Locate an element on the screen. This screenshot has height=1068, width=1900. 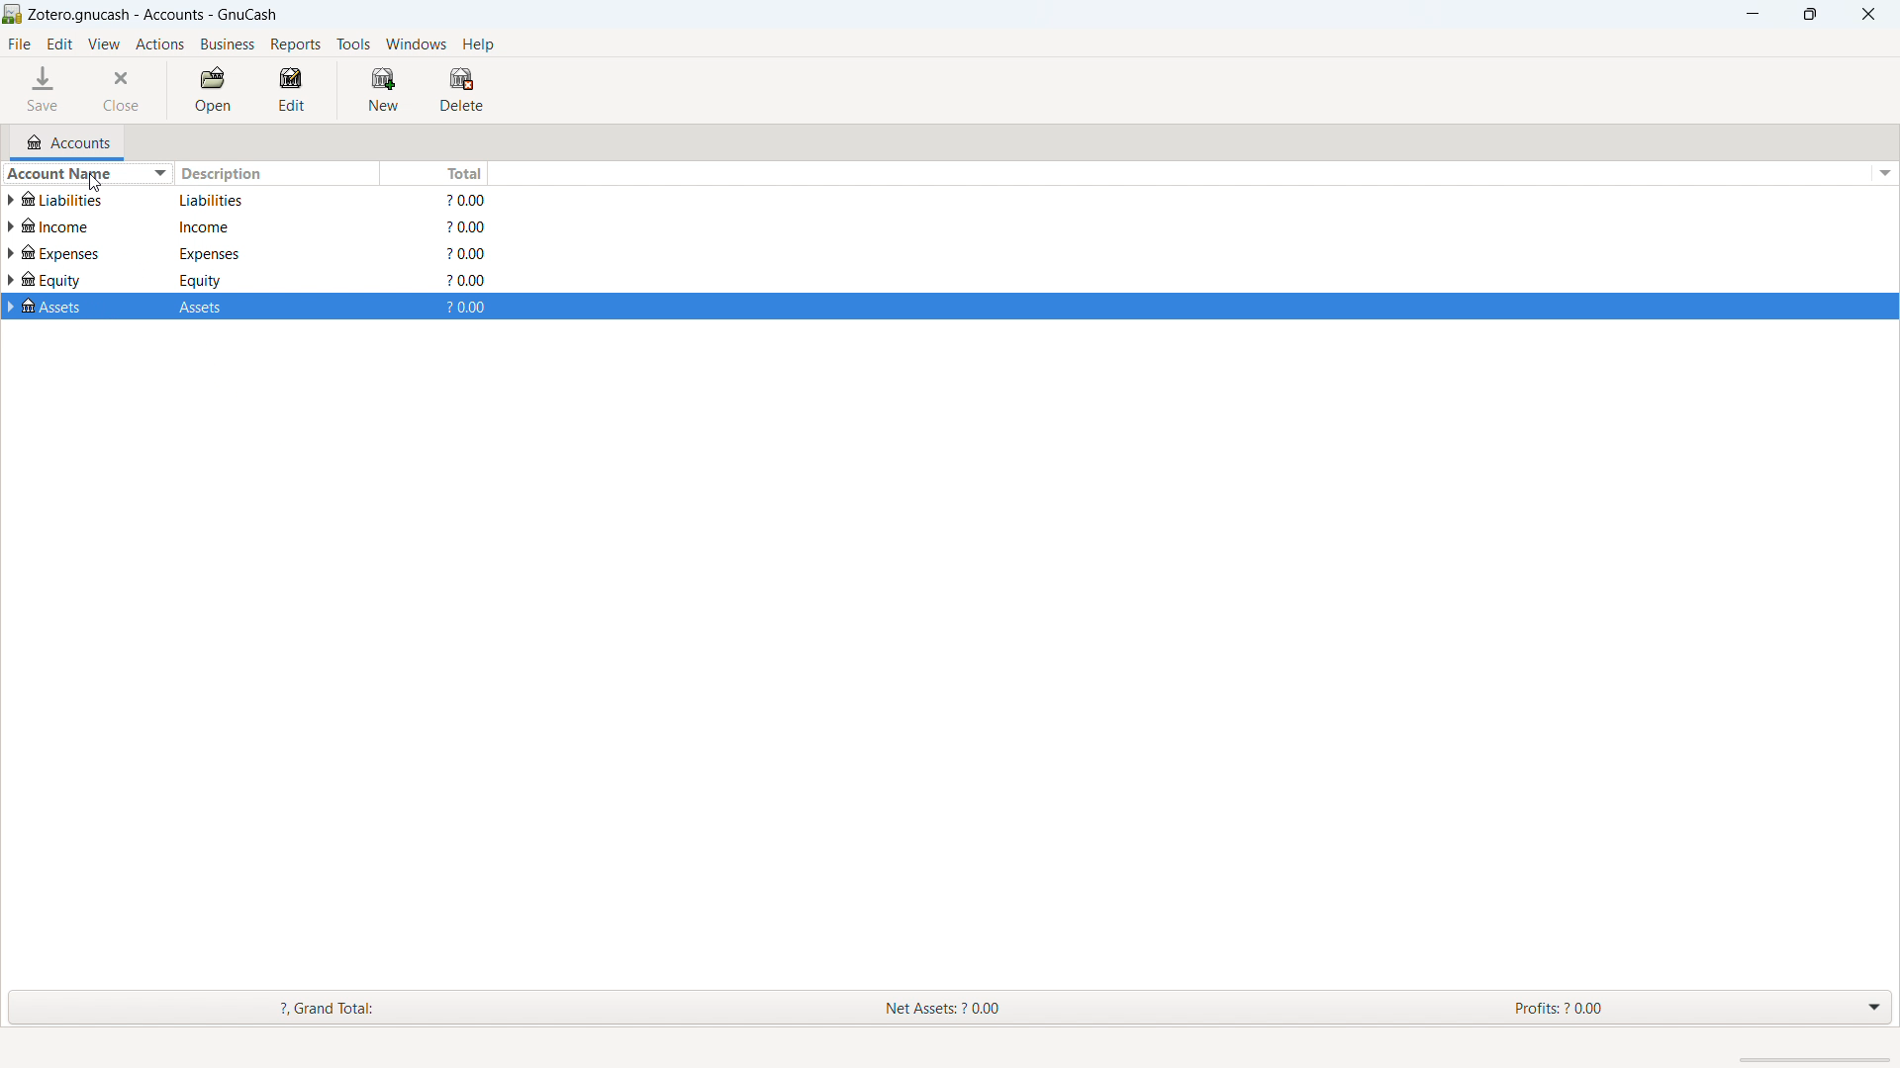
Net Assets: 20.00 is located at coordinates (969, 1008).